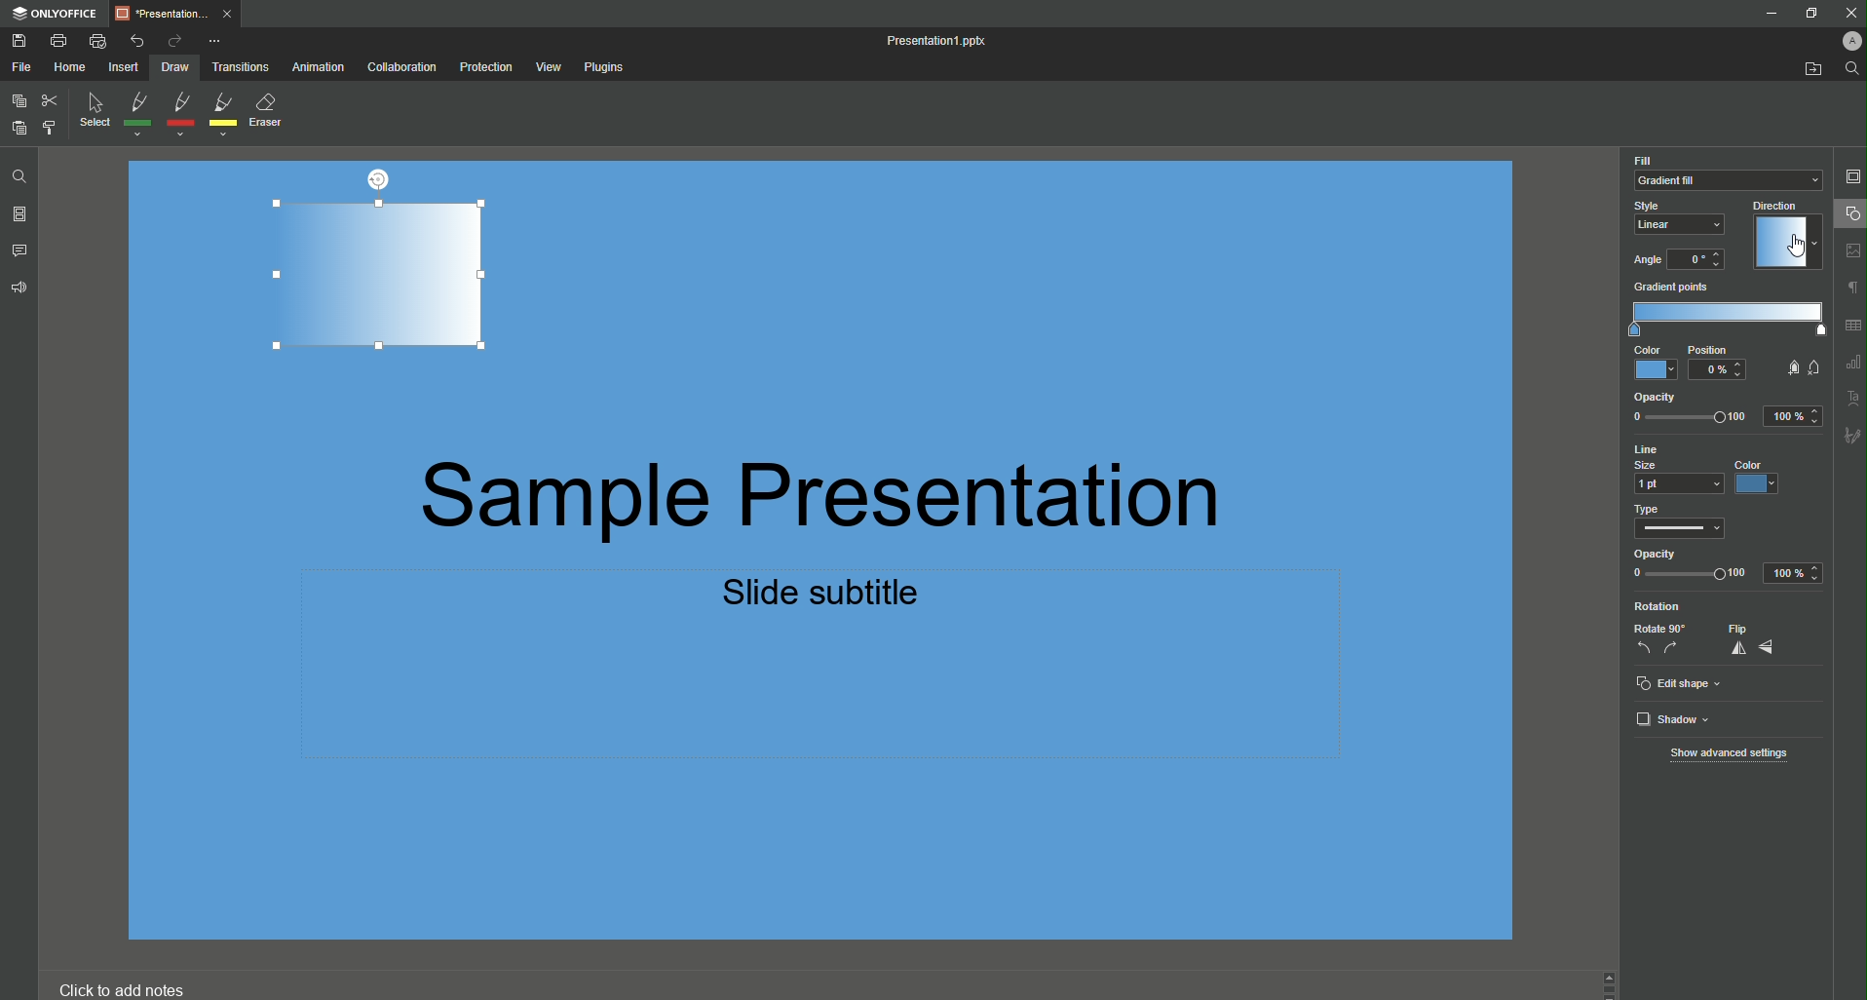  What do you see at coordinates (17, 101) in the screenshot?
I see `Copy` at bounding box center [17, 101].